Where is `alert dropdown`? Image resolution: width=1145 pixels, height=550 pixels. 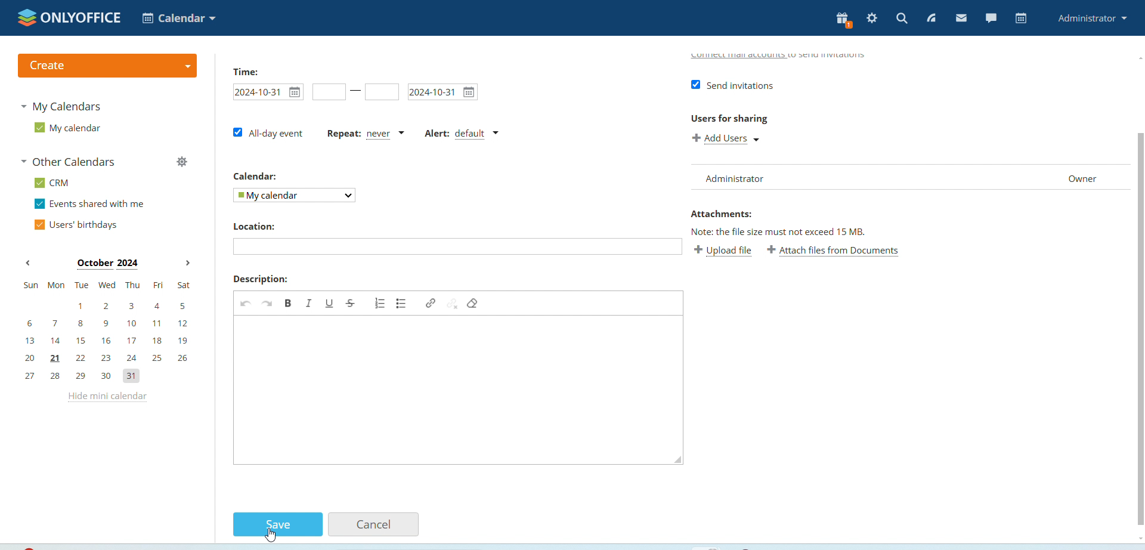 alert dropdown is located at coordinates (462, 134).